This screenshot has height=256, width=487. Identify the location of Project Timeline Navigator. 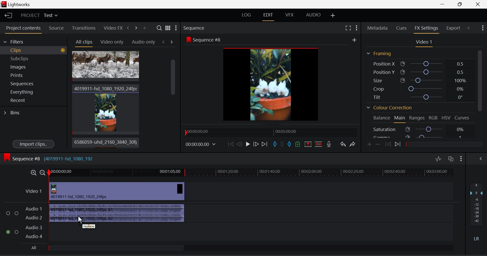
(271, 131).